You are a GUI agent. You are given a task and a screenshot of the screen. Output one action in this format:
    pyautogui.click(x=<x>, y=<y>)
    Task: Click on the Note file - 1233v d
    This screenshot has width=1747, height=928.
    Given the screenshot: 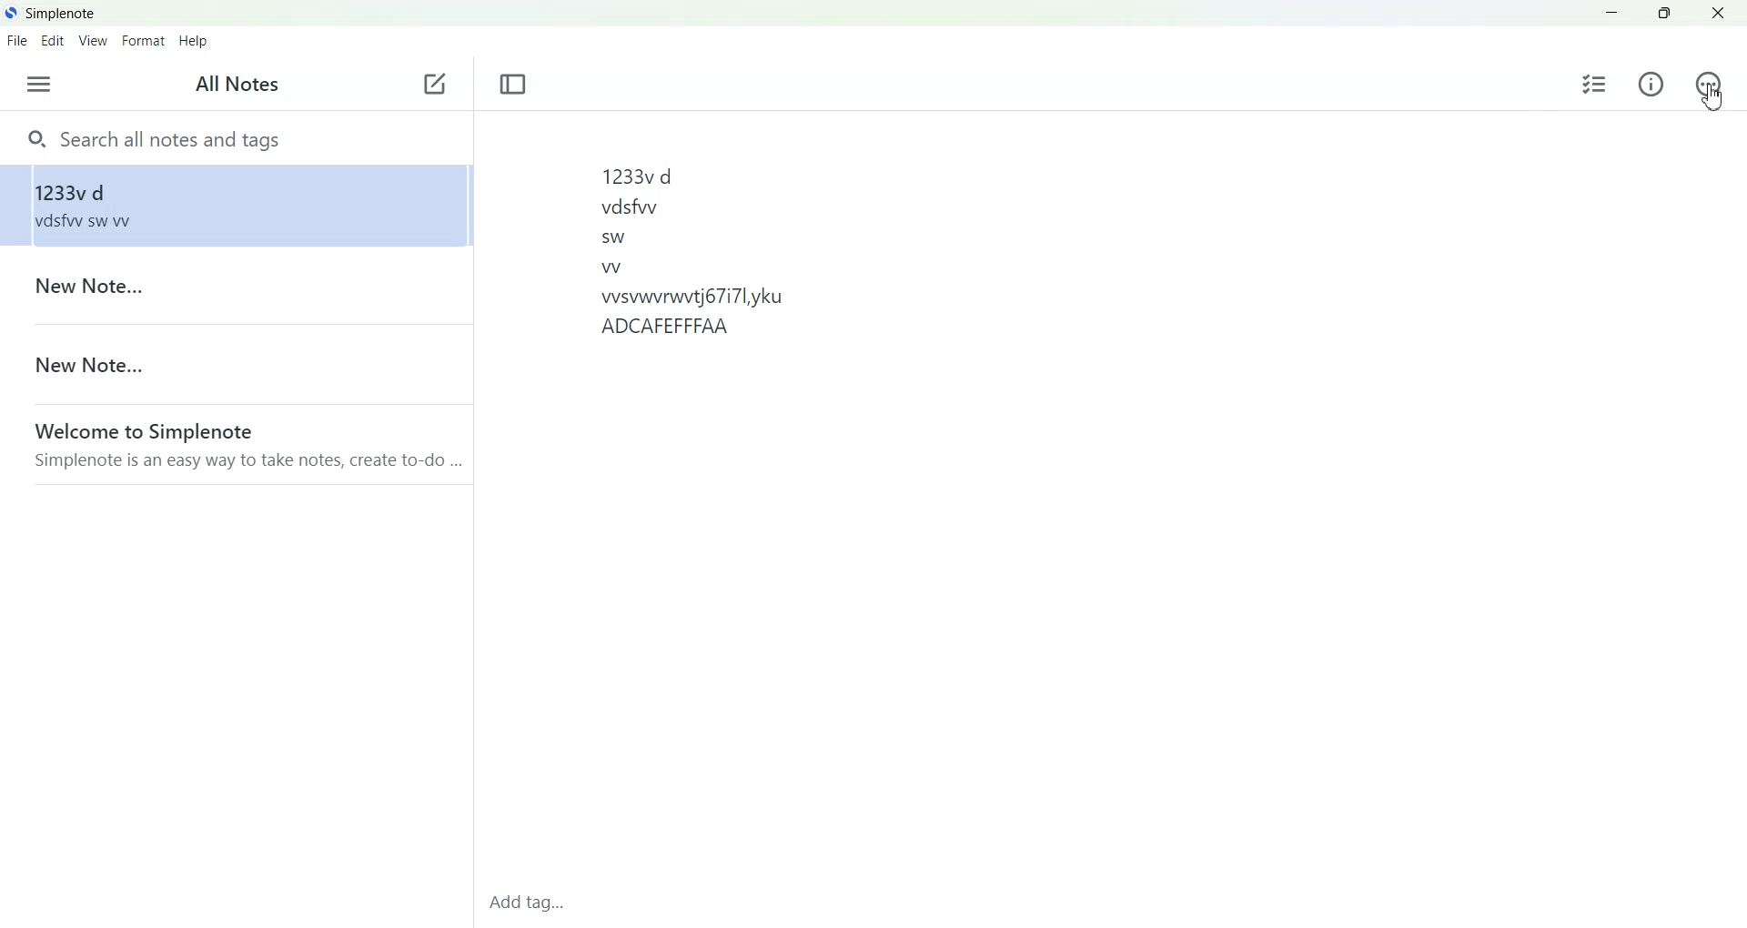 What is the action you would take?
    pyautogui.click(x=233, y=205)
    